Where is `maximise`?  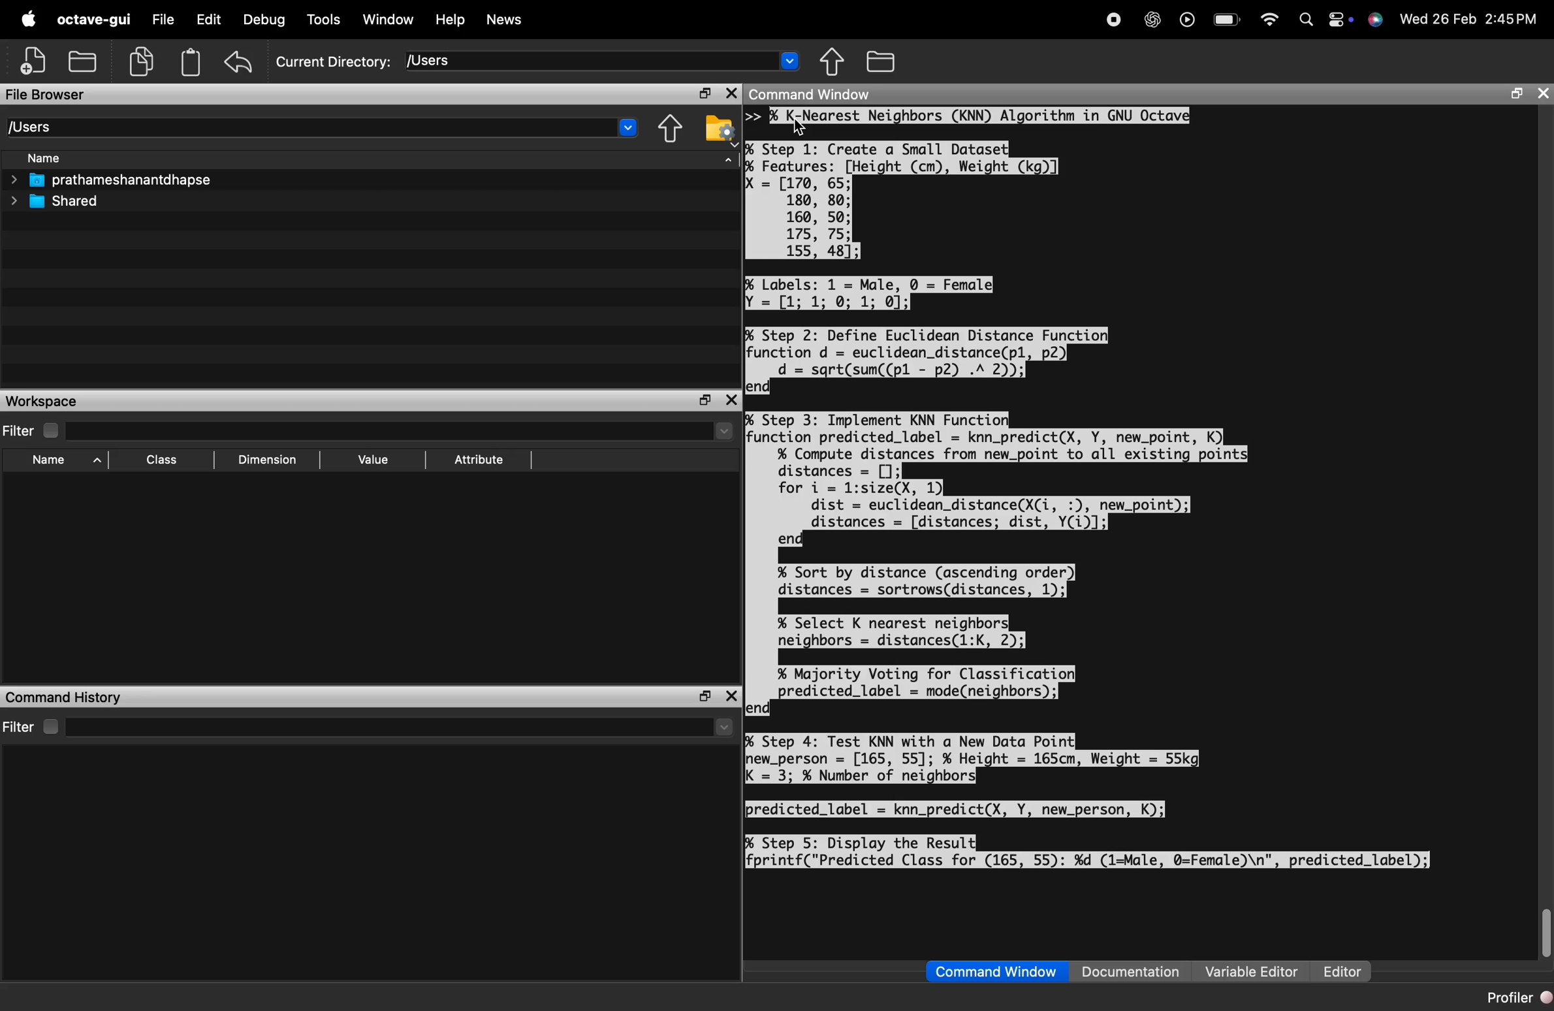
maximise is located at coordinates (700, 400).